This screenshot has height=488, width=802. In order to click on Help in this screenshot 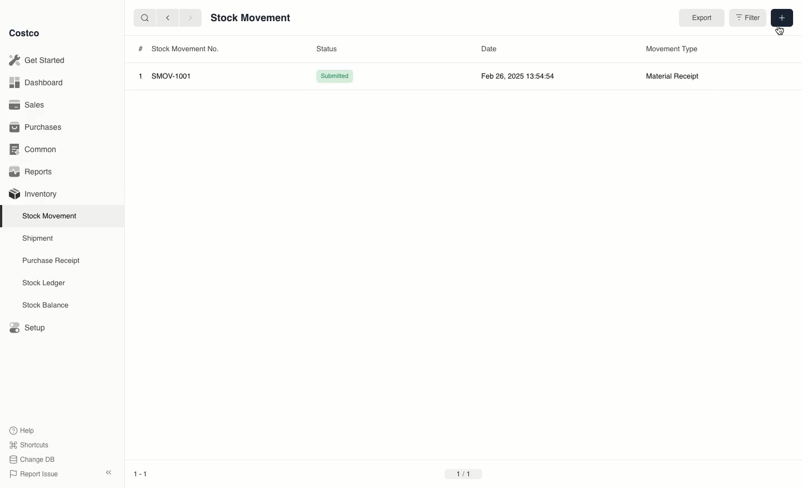, I will do `click(23, 429)`.